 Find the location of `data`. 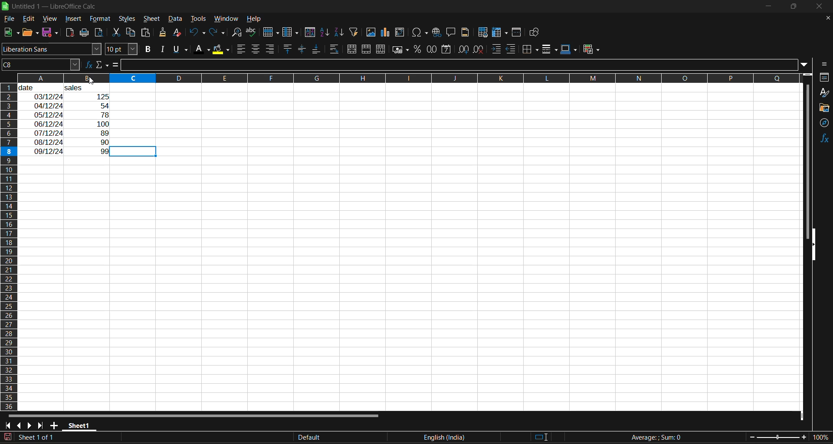

data is located at coordinates (71, 124).